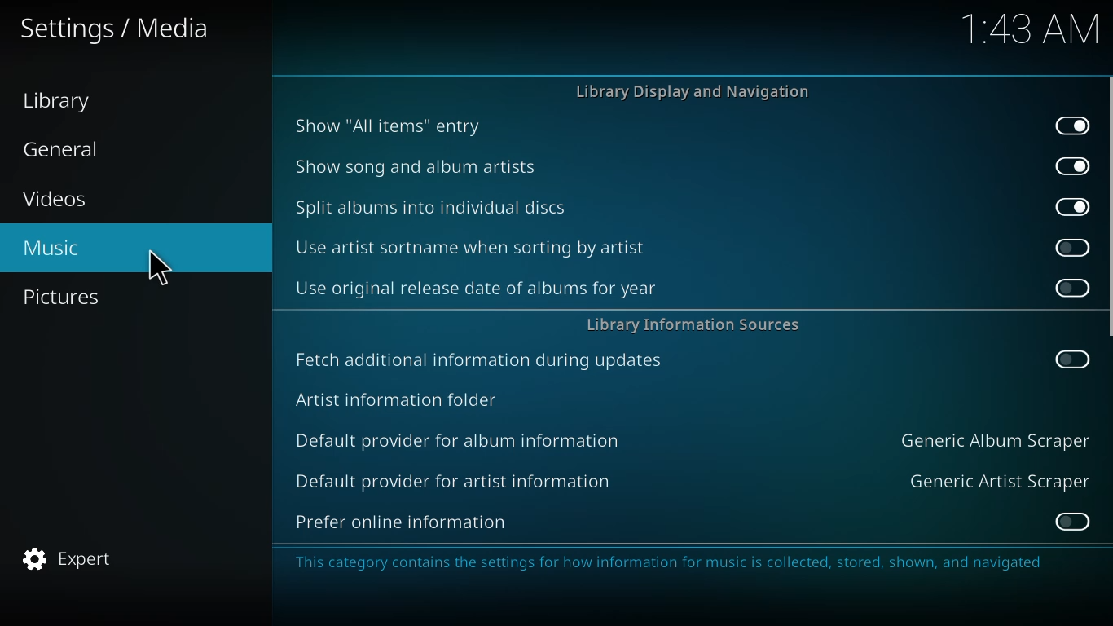 The image size is (1113, 626). I want to click on generic artist scraper, so click(999, 480).